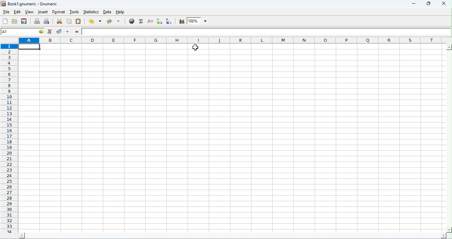 The width and height of the screenshot is (452, 239). Describe the element at coordinates (60, 32) in the screenshot. I see `accept` at that location.